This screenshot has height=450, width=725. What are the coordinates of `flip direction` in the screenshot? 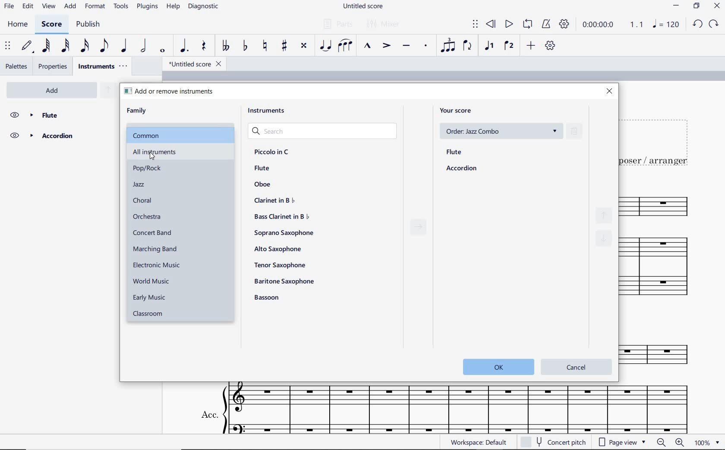 It's located at (468, 46).